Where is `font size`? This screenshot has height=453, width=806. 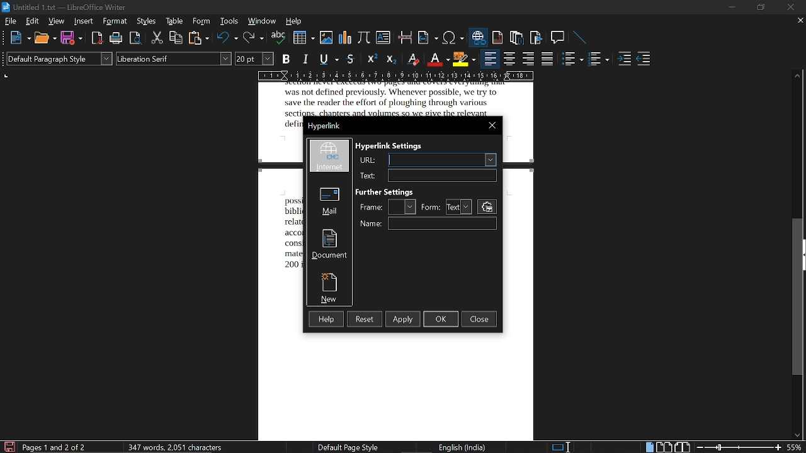 font size is located at coordinates (255, 59).